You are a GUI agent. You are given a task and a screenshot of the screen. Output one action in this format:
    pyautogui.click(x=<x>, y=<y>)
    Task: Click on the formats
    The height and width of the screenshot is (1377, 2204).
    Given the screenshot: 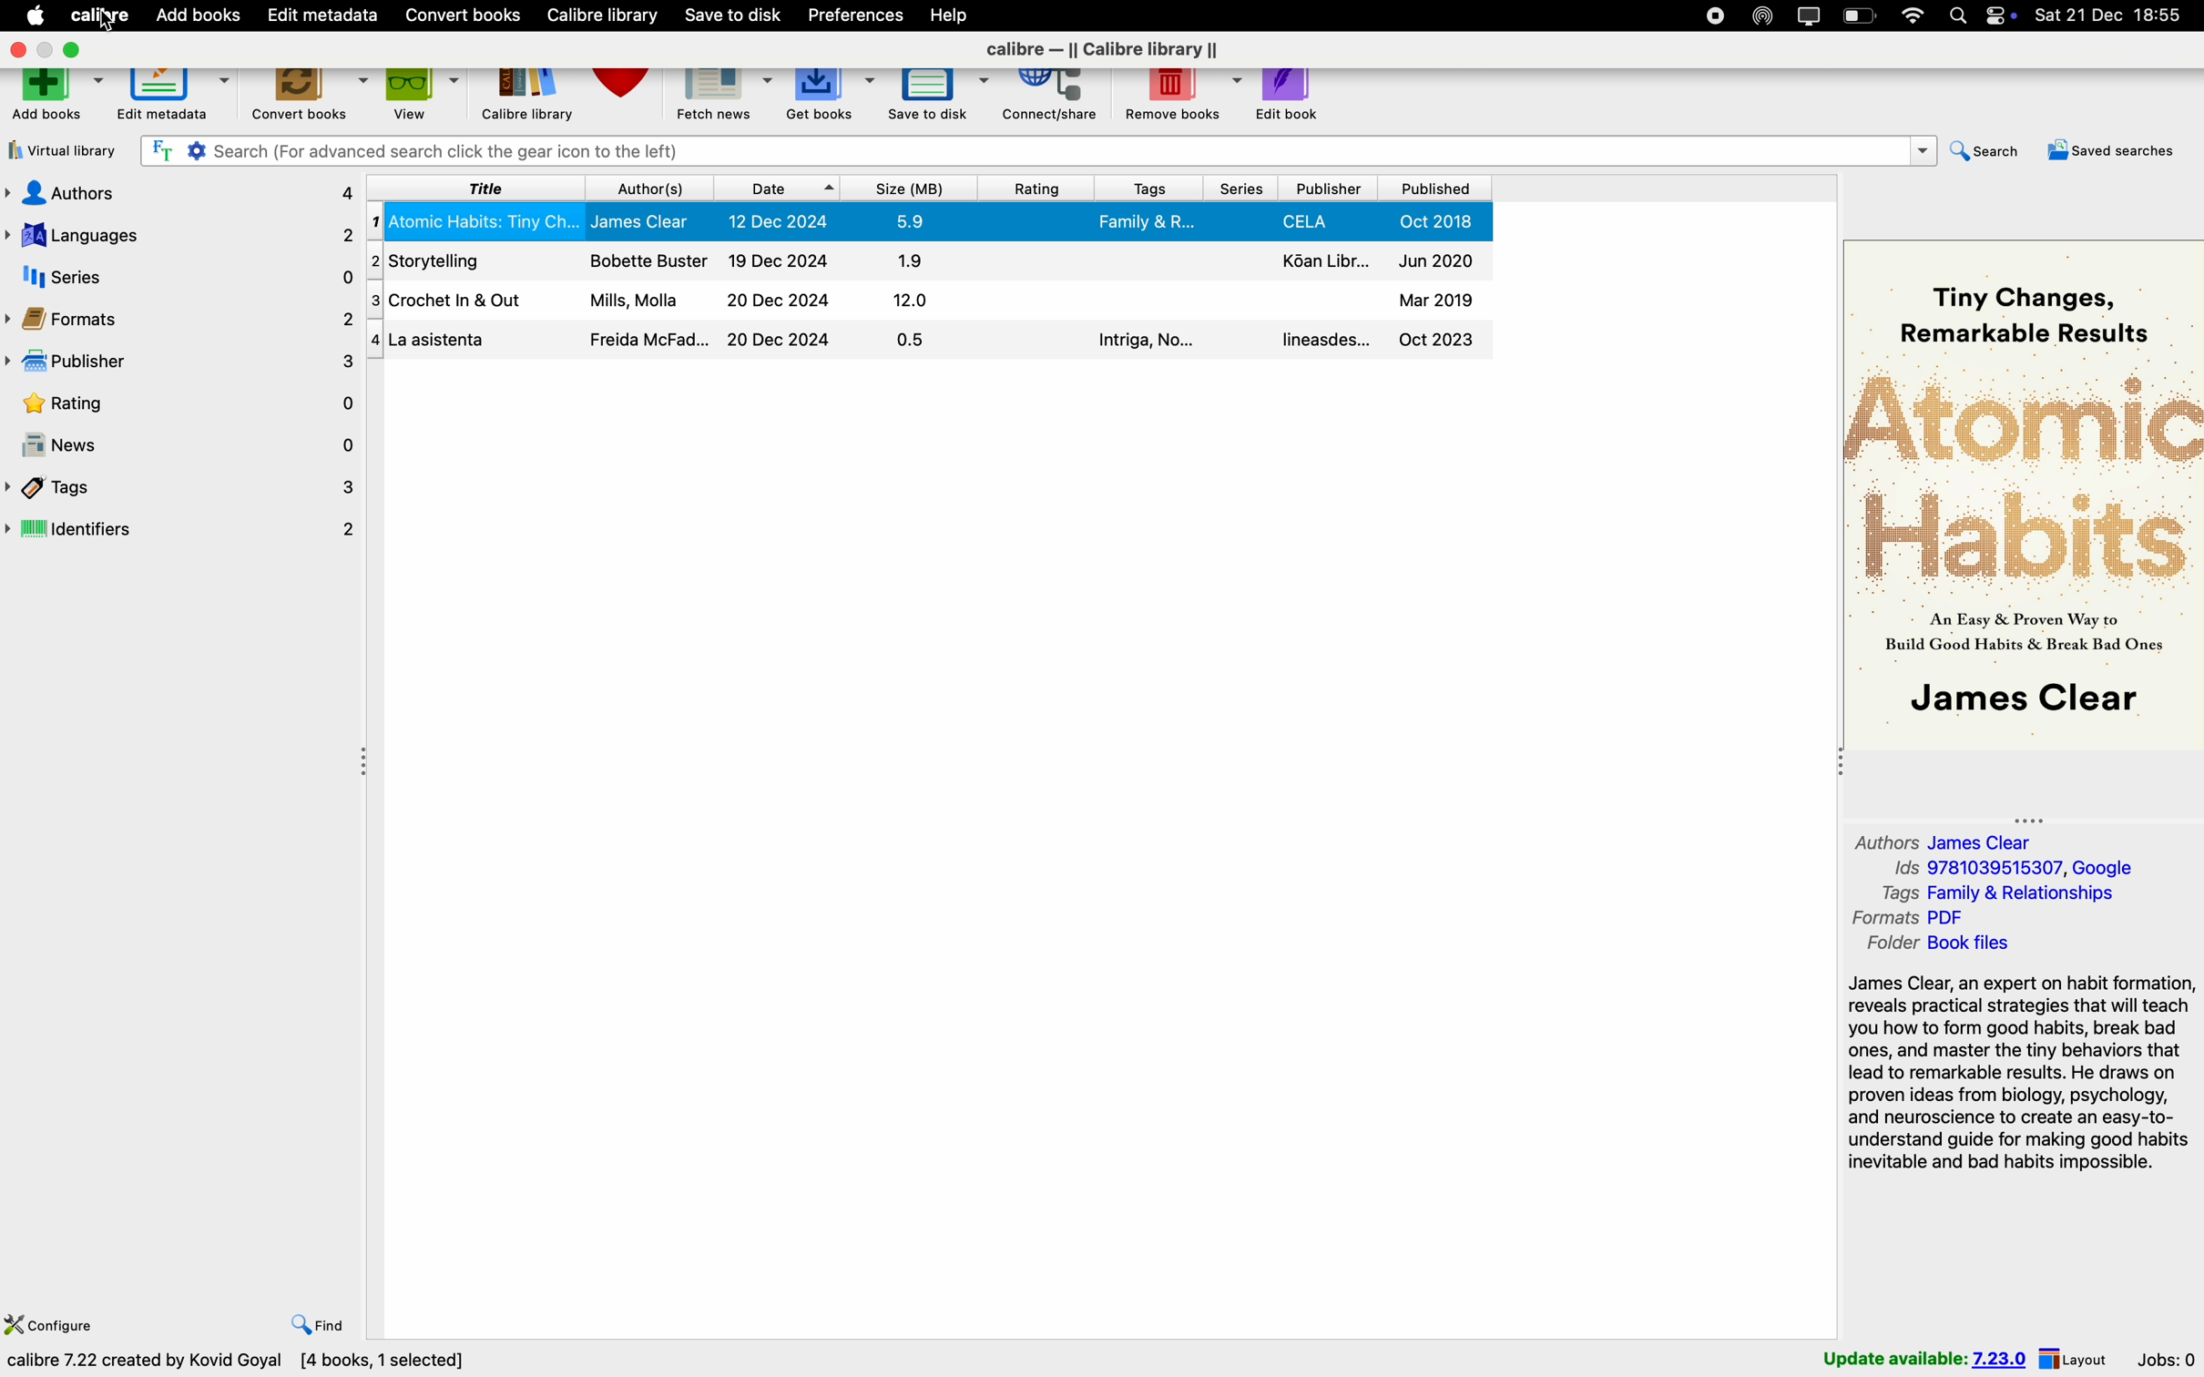 What is the action you would take?
    pyautogui.click(x=182, y=320)
    